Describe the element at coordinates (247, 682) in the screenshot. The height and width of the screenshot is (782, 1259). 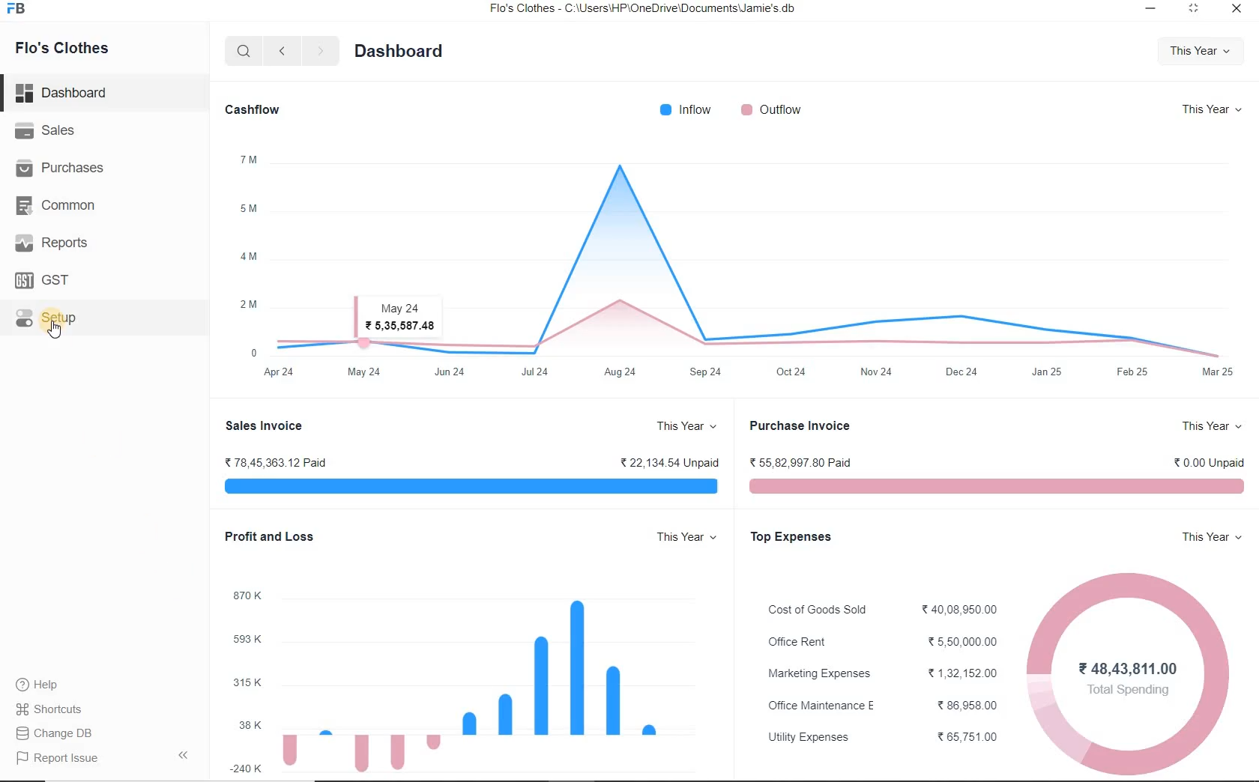
I see `315K` at that location.